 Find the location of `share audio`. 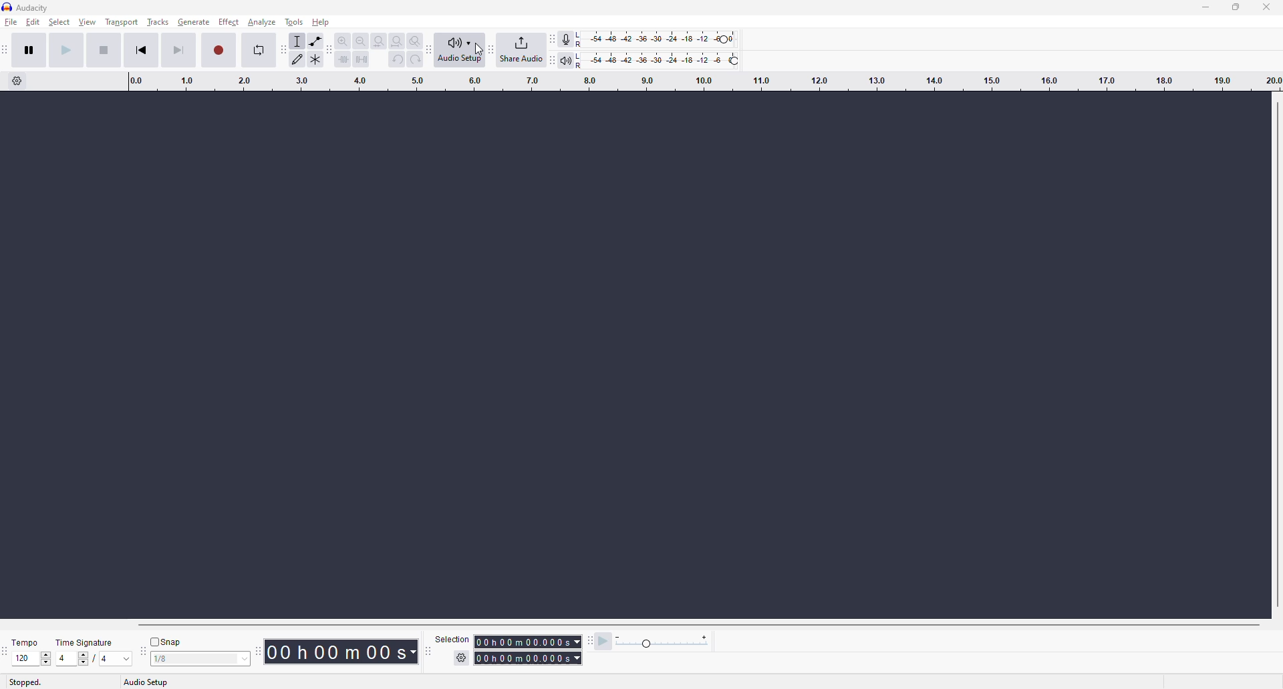

share audio is located at coordinates (518, 50).